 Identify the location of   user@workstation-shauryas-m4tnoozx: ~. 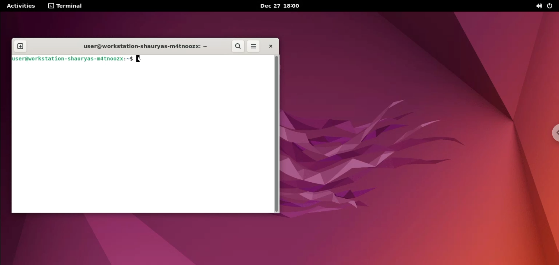
(73, 59).